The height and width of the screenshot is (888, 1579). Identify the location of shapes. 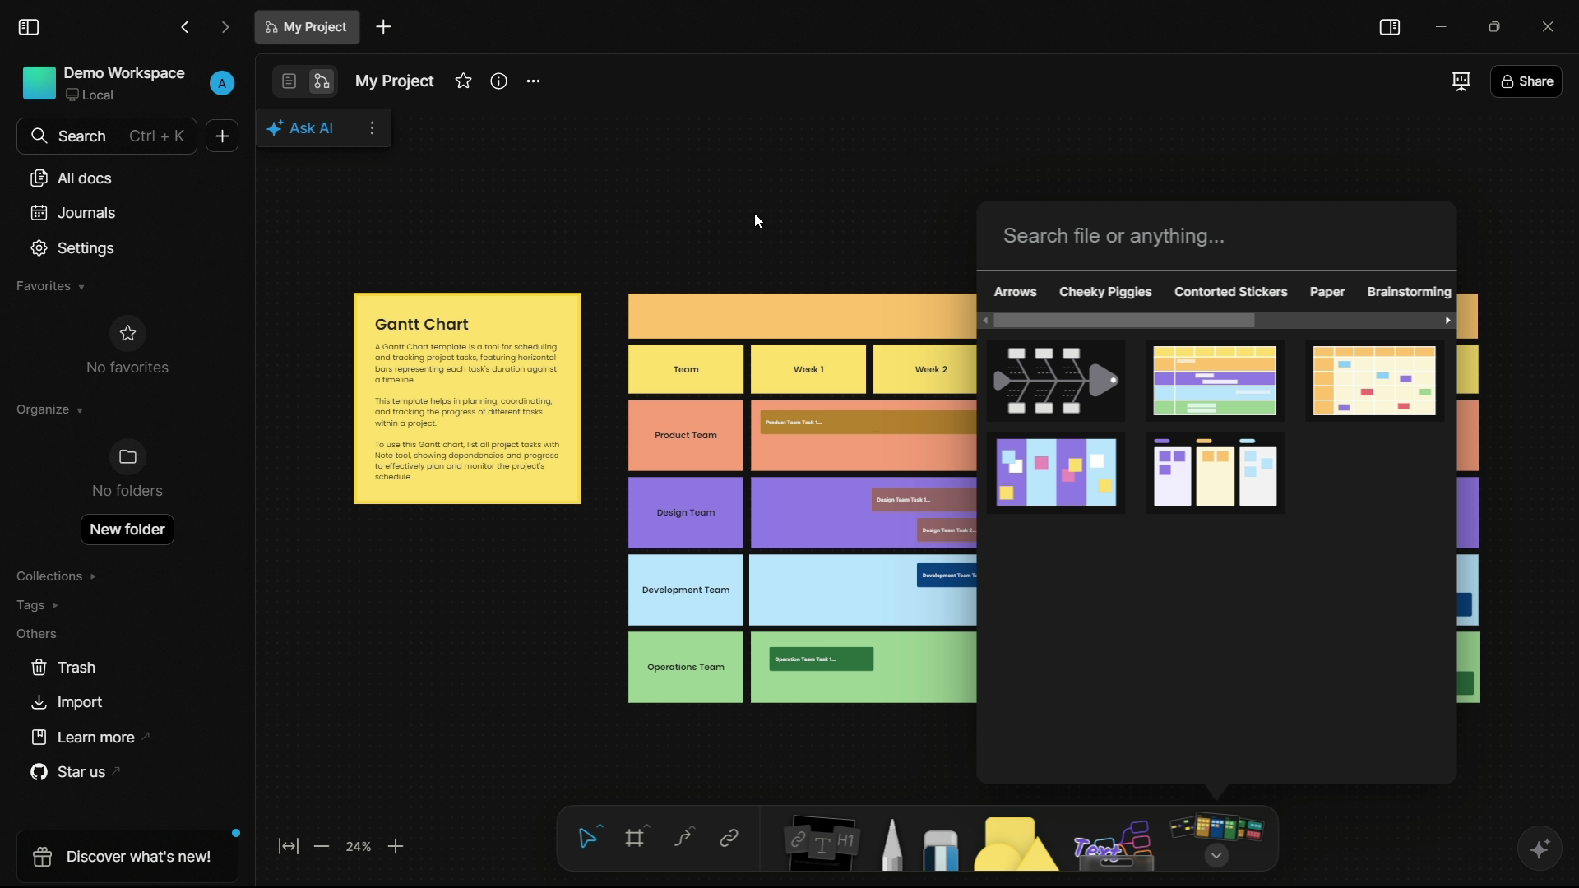
(1018, 846).